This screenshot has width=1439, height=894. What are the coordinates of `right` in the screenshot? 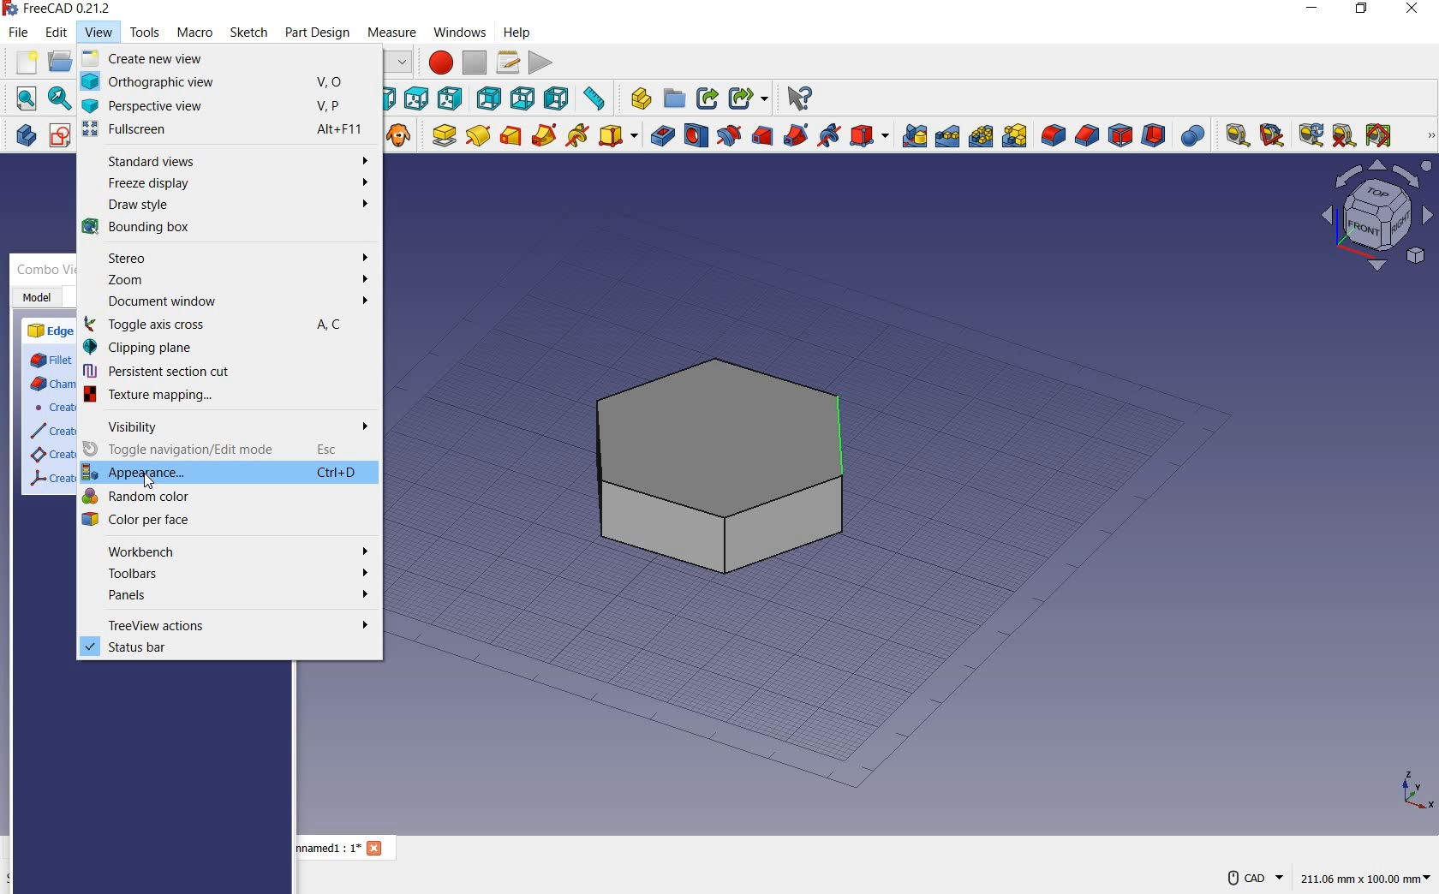 It's located at (451, 98).